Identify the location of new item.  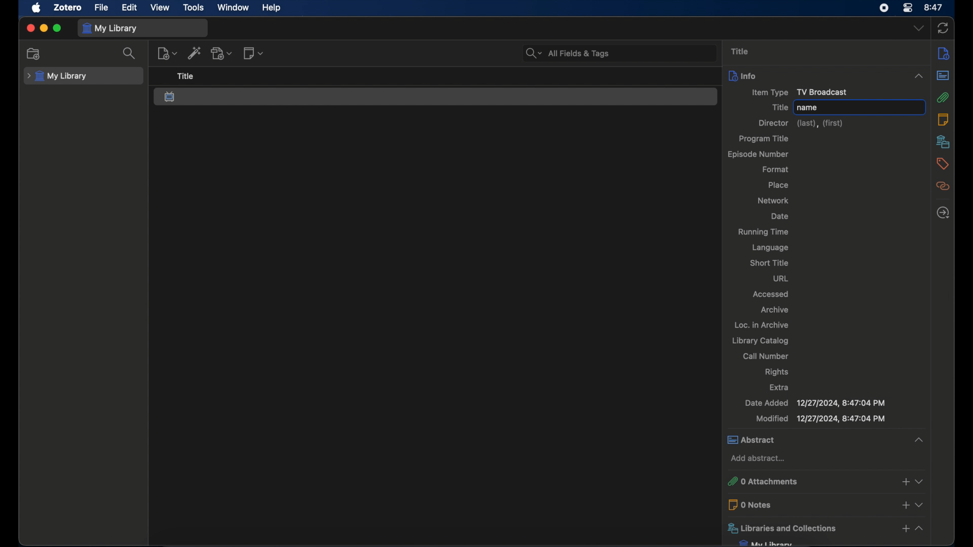
(167, 53).